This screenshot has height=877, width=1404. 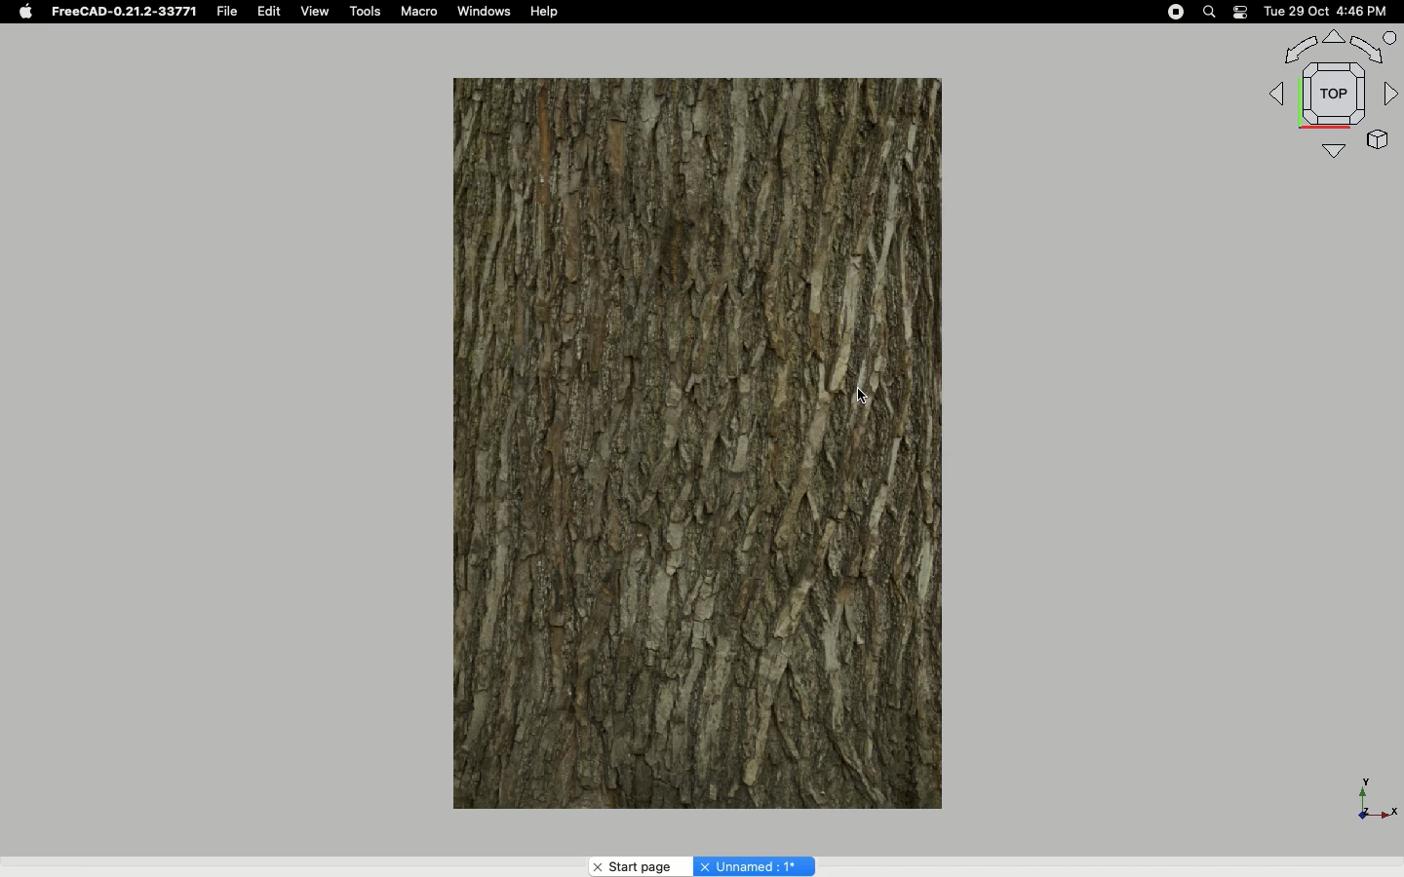 What do you see at coordinates (1210, 12) in the screenshot?
I see `Search` at bounding box center [1210, 12].